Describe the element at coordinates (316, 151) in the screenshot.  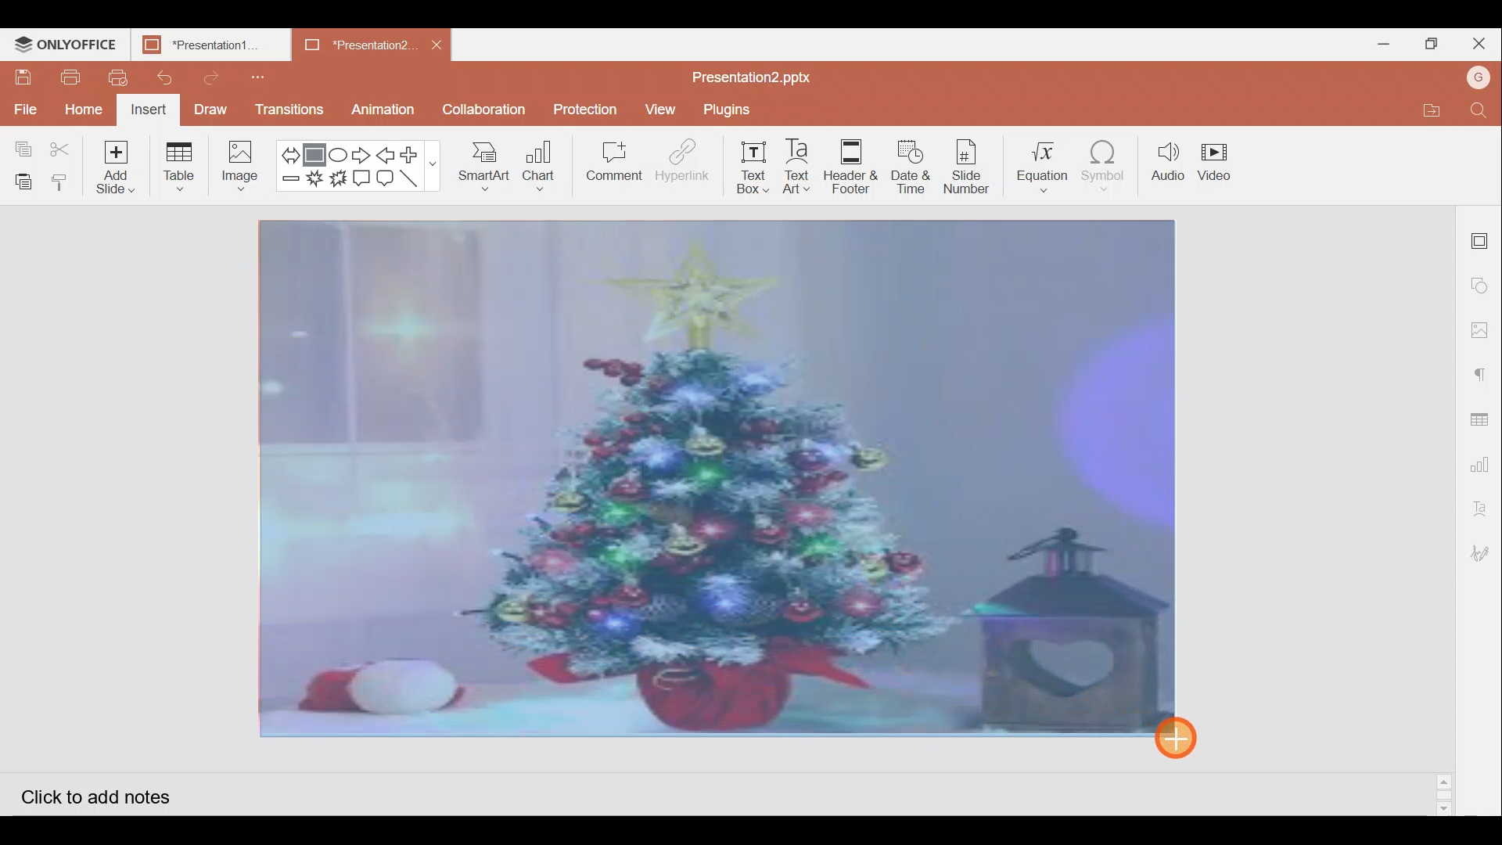
I see `Rectangle` at that location.